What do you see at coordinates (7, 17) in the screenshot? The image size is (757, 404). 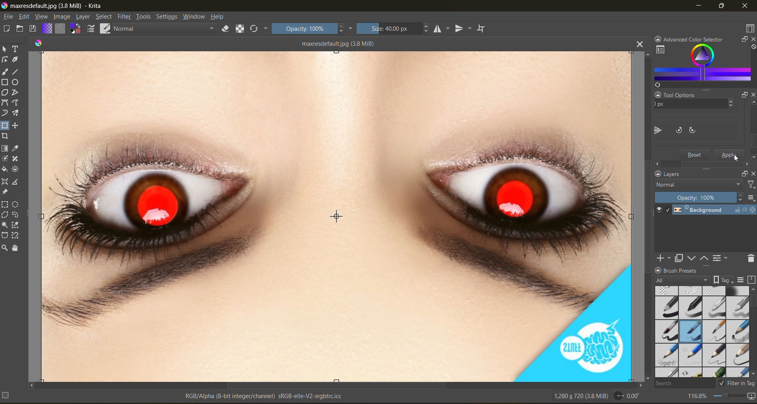 I see `file` at bounding box center [7, 17].